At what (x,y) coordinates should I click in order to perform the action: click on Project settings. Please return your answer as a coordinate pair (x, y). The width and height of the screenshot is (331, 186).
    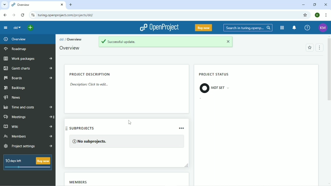
    Looking at the image, I should click on (28, 146).